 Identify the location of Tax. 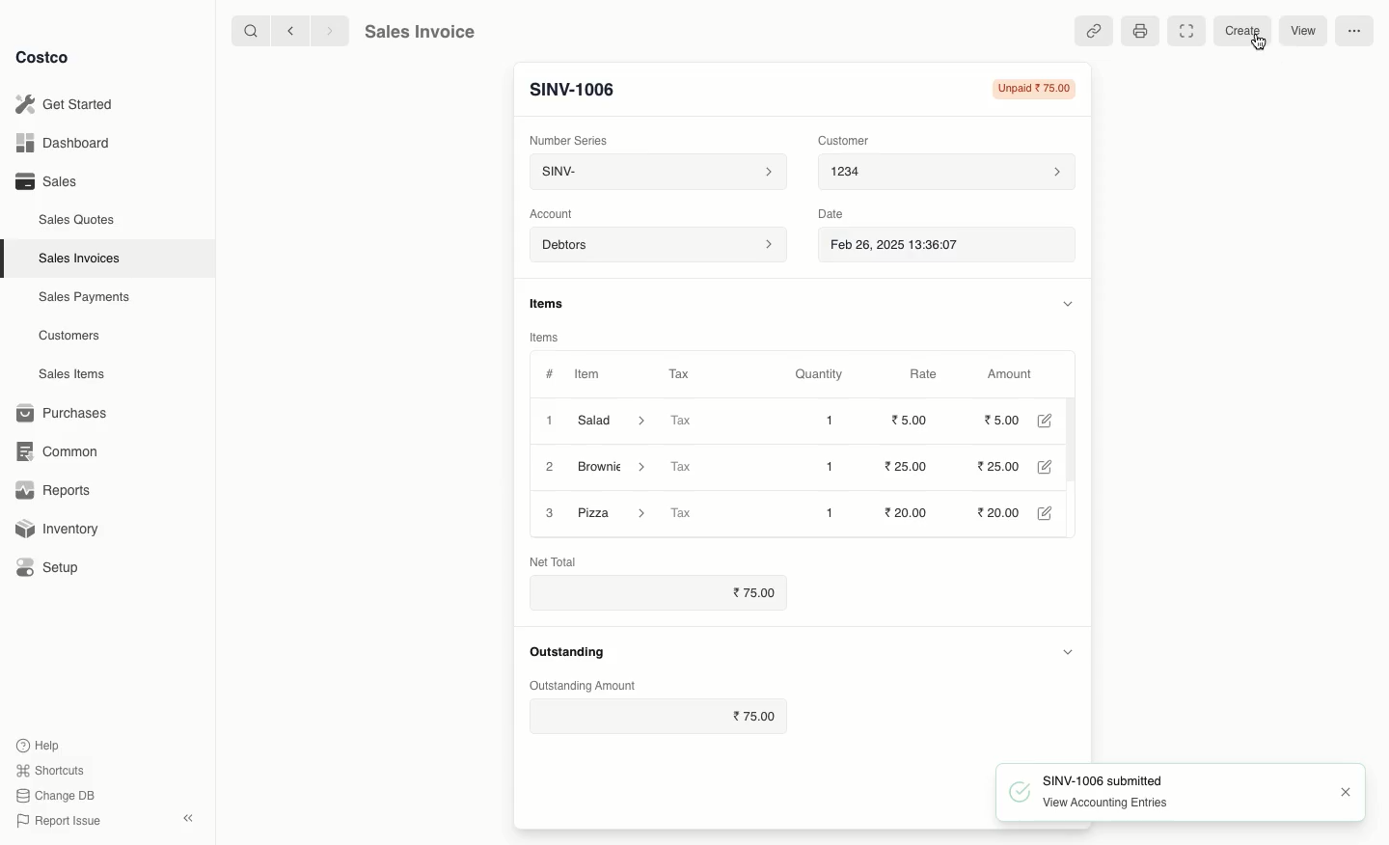
(710, 514).